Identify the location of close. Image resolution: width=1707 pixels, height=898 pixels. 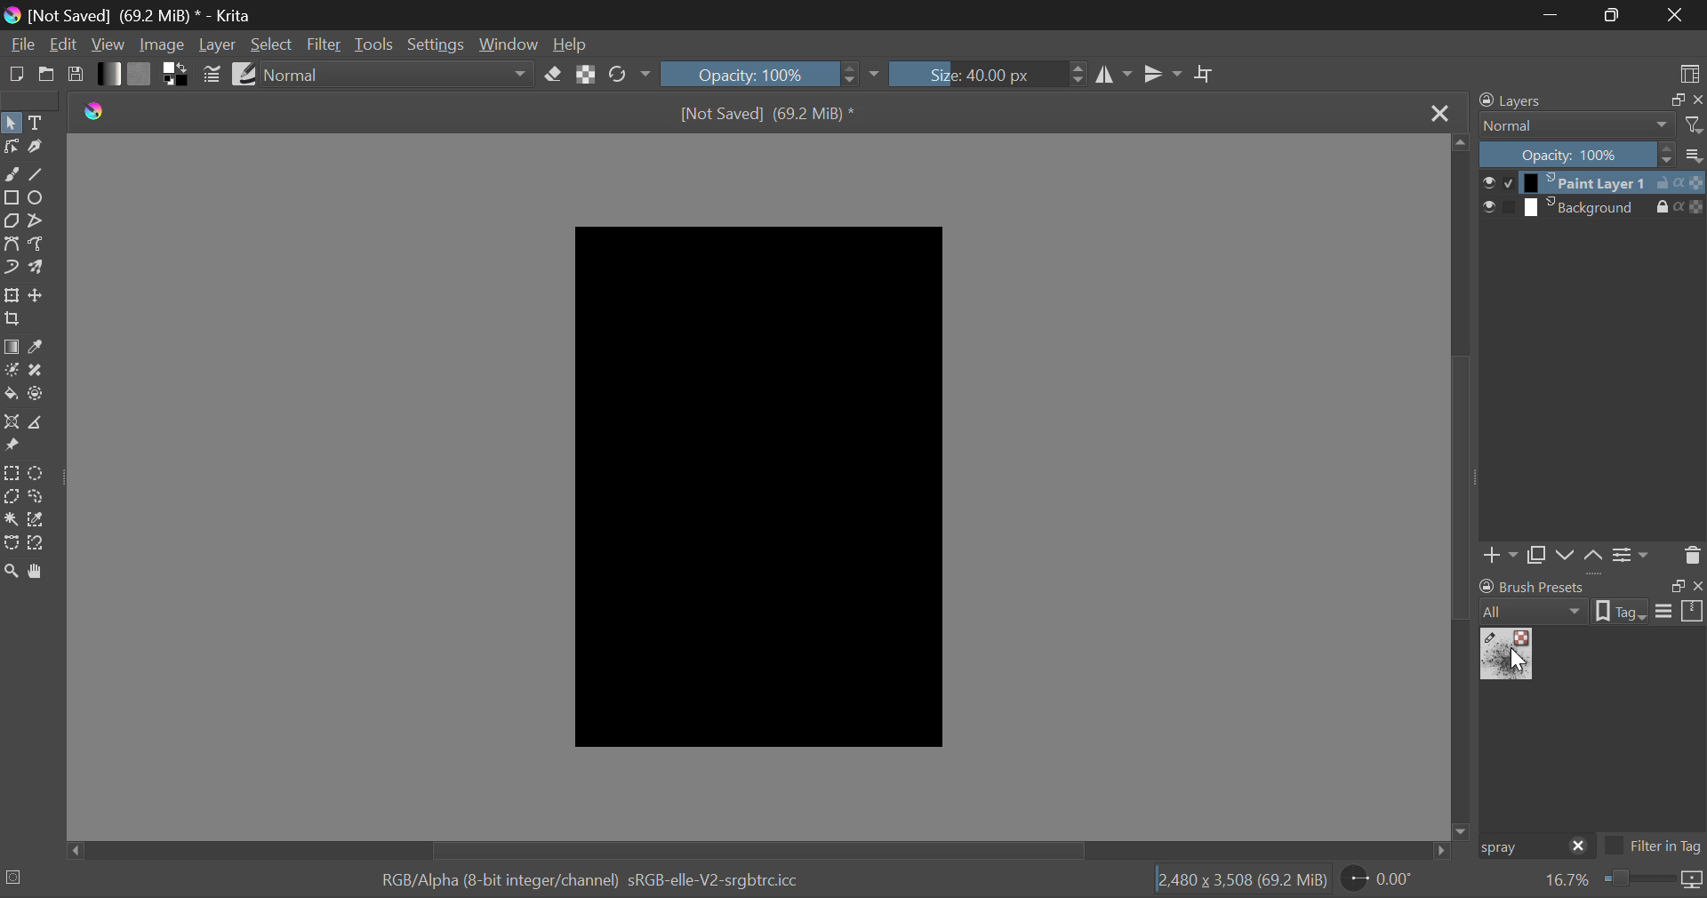
(1696, 586).